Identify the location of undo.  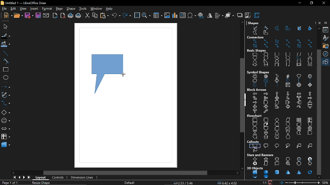
(116, 16).